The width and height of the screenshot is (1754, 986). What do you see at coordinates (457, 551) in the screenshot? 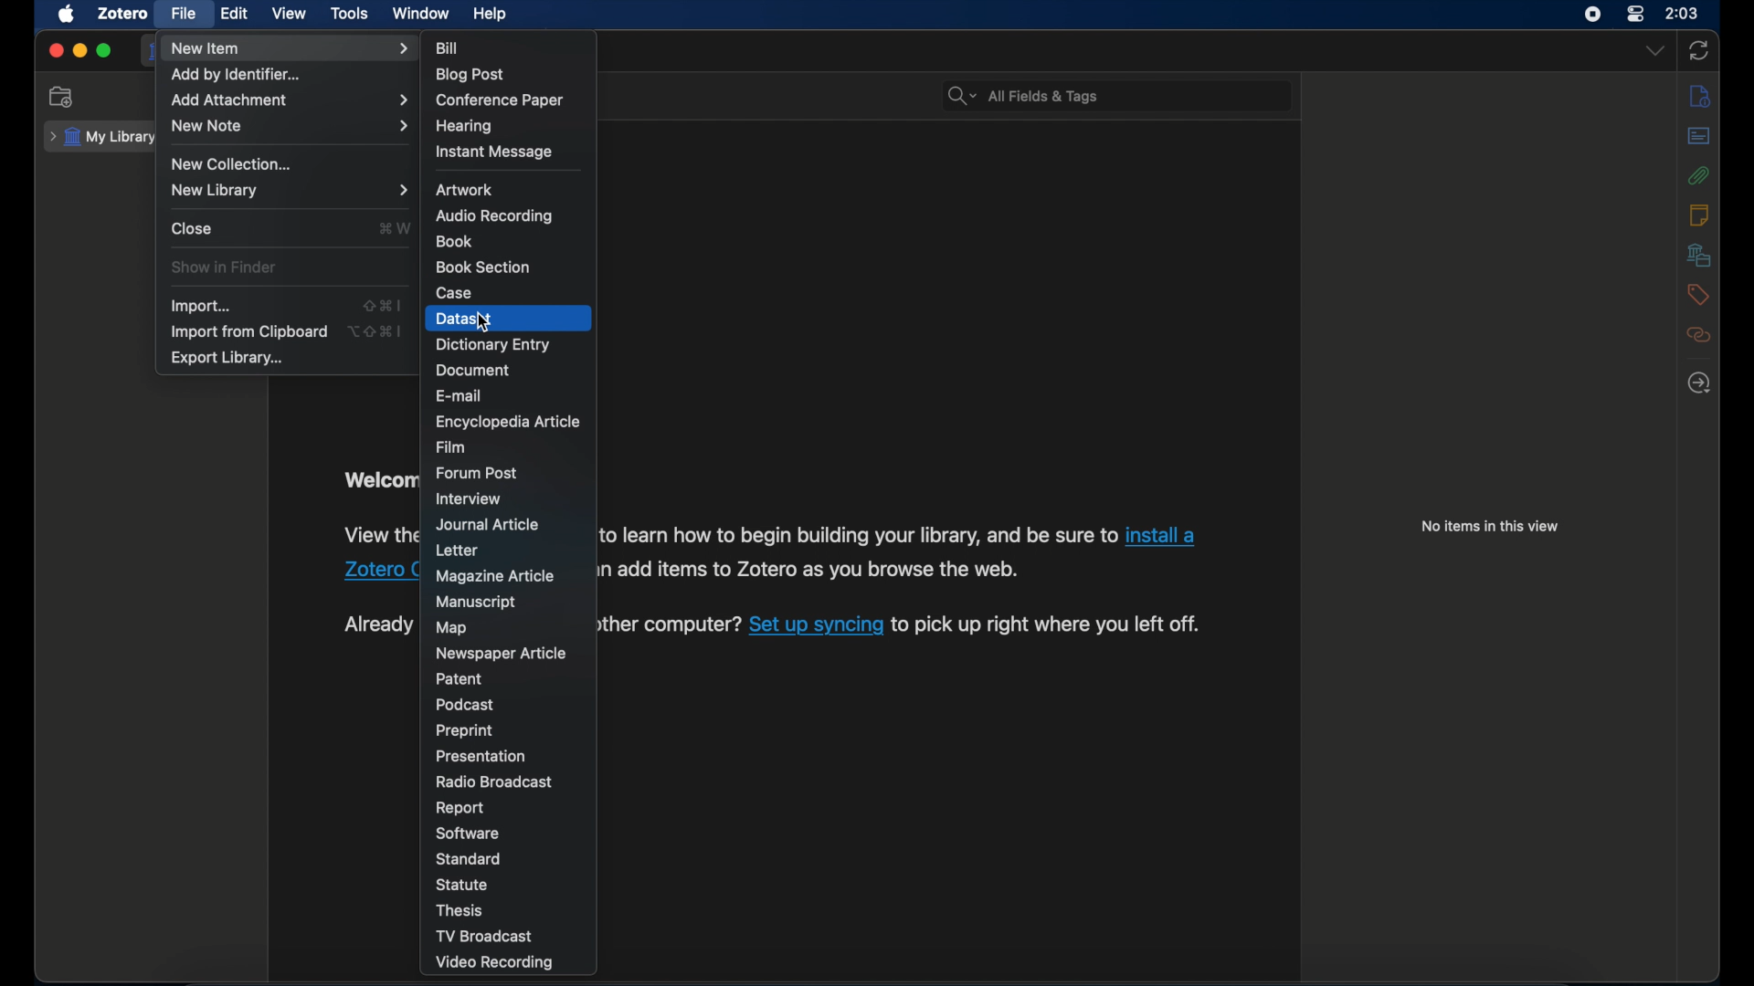
I see `letter` at bounding box center [457, 551].